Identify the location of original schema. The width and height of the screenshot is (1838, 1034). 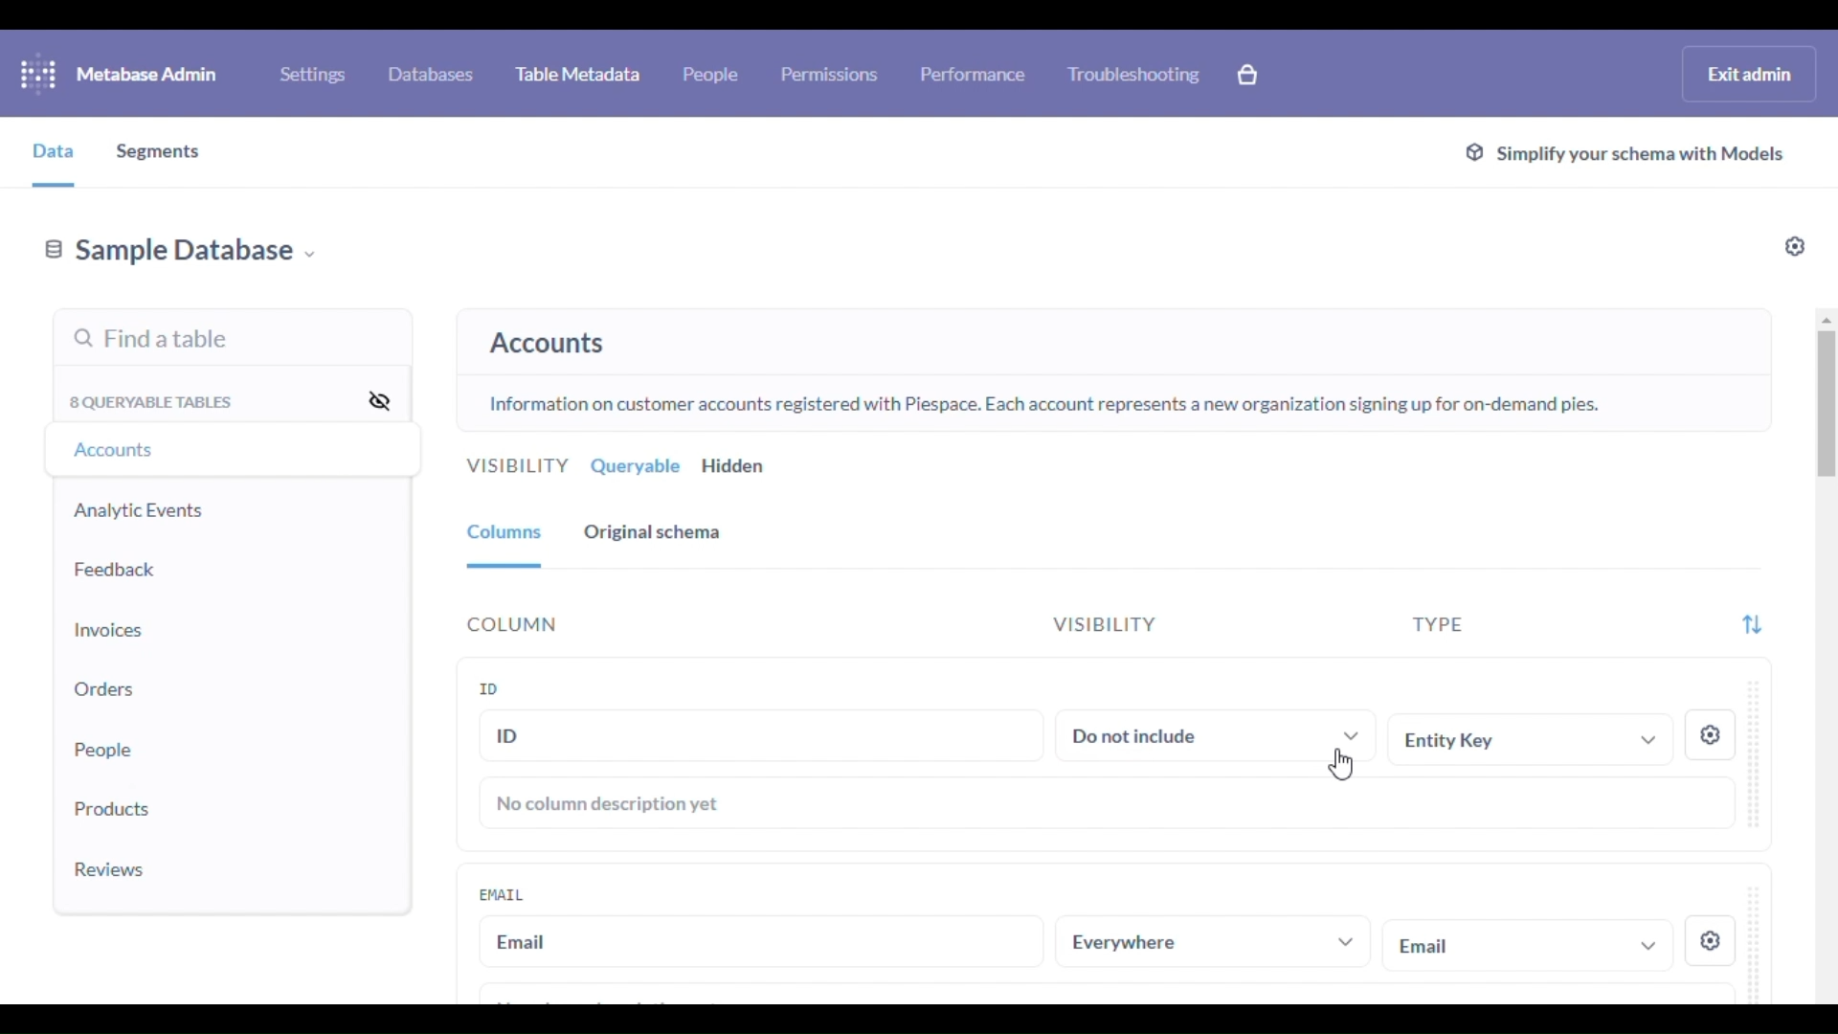
(653, 532).